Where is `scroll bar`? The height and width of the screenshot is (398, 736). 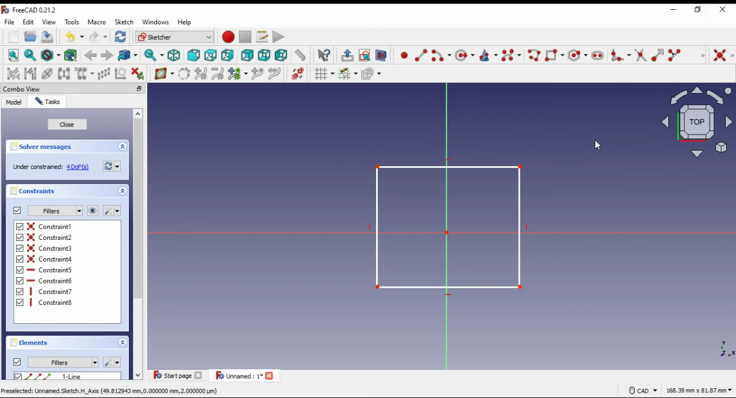 scroll bar is located at coordinates (139, 245).